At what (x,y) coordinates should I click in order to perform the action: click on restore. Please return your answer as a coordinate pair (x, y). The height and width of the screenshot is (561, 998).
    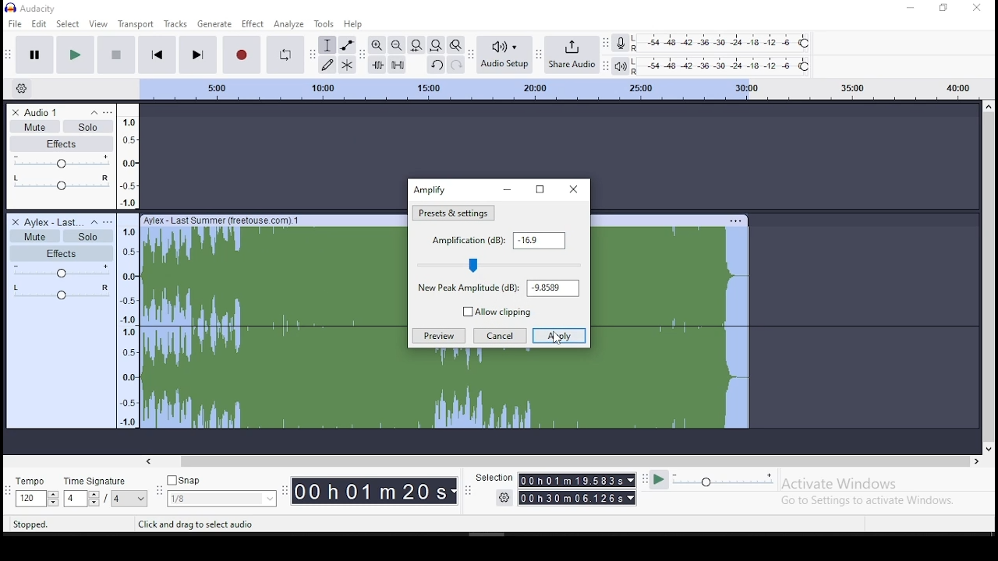
    Looking at the image, I should click on (540, 189).